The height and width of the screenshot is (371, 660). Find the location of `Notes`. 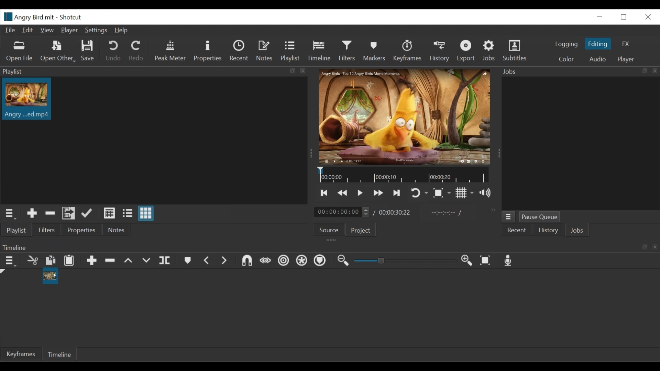

Notes is located at coordinates (114, 229).